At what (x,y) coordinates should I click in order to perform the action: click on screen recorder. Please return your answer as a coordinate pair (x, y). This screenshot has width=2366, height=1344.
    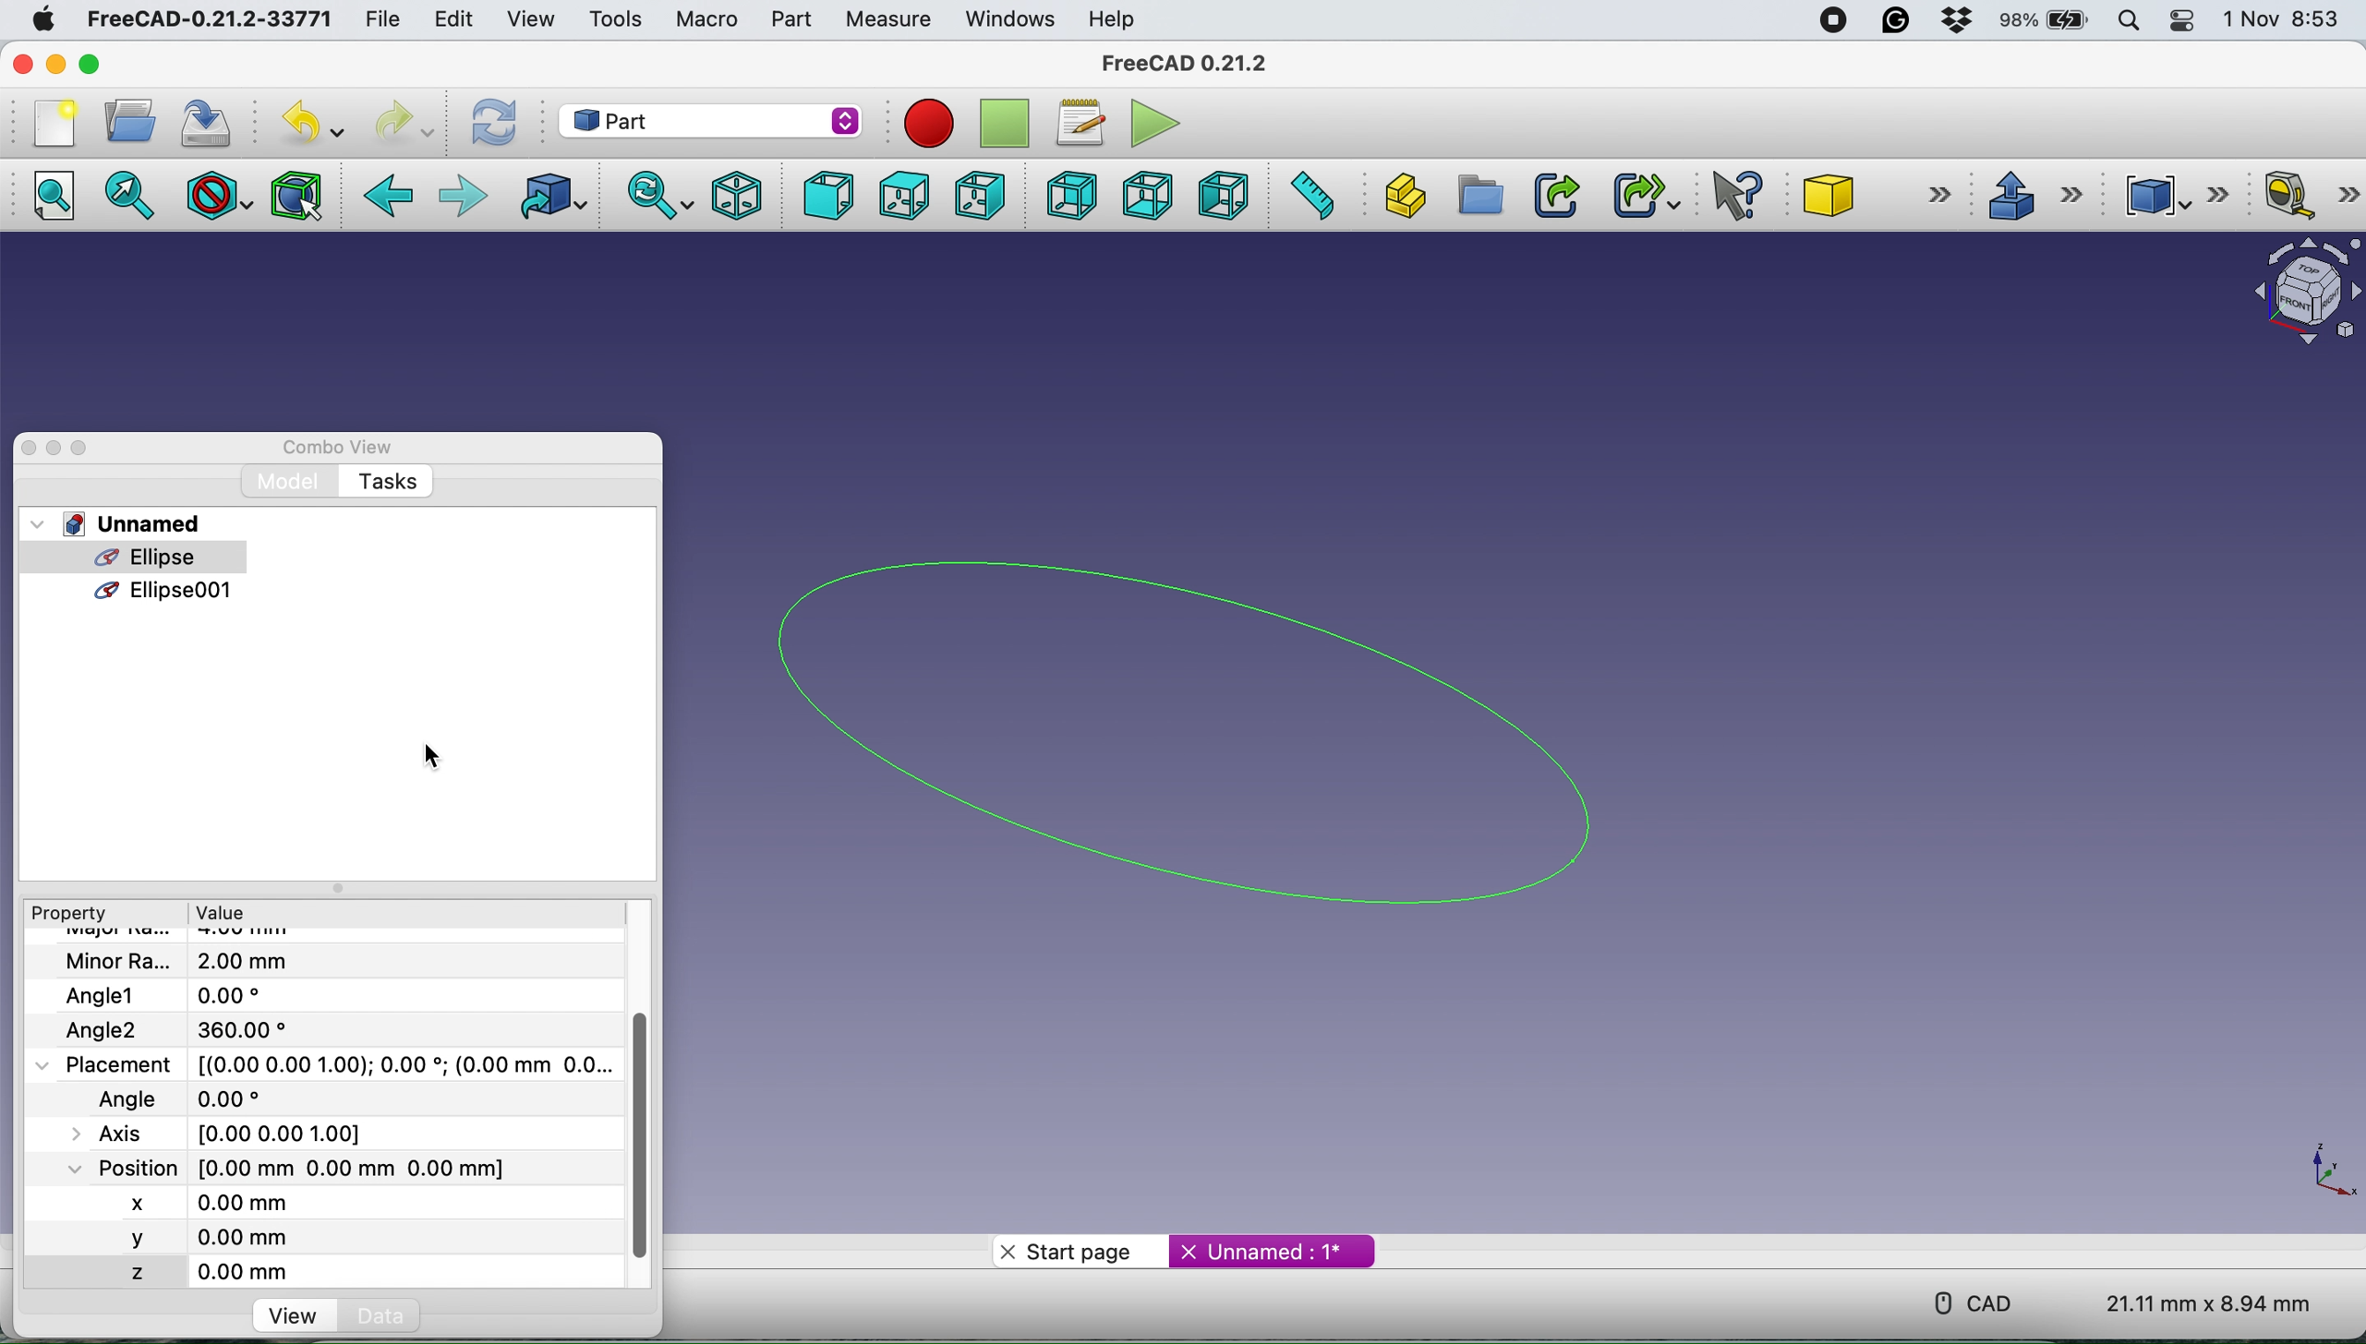
    Looking at the image, I should click on (1836, 19).